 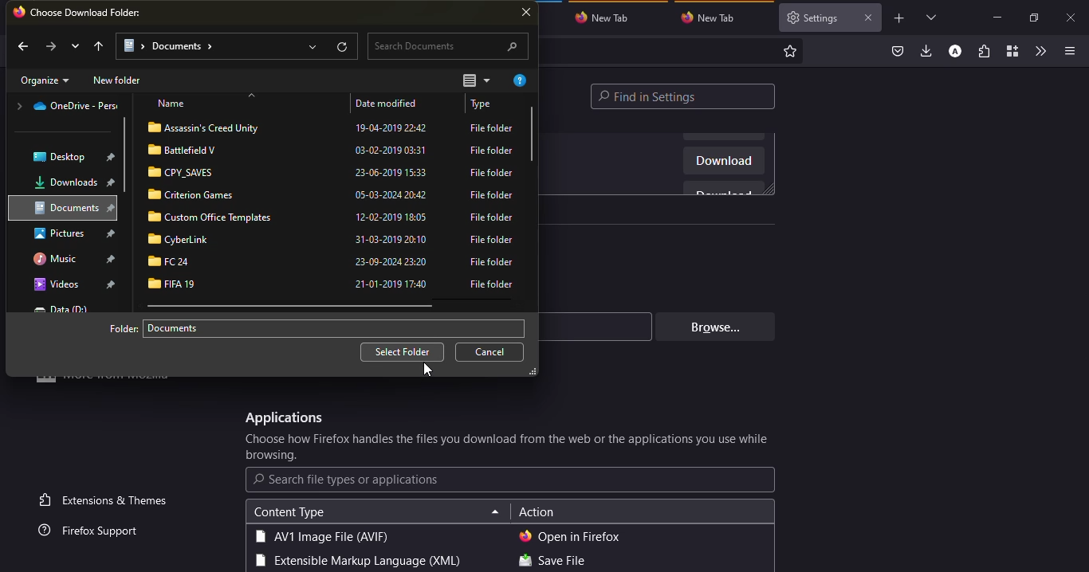 I want to click on refresh, so click(x=344, y=46).